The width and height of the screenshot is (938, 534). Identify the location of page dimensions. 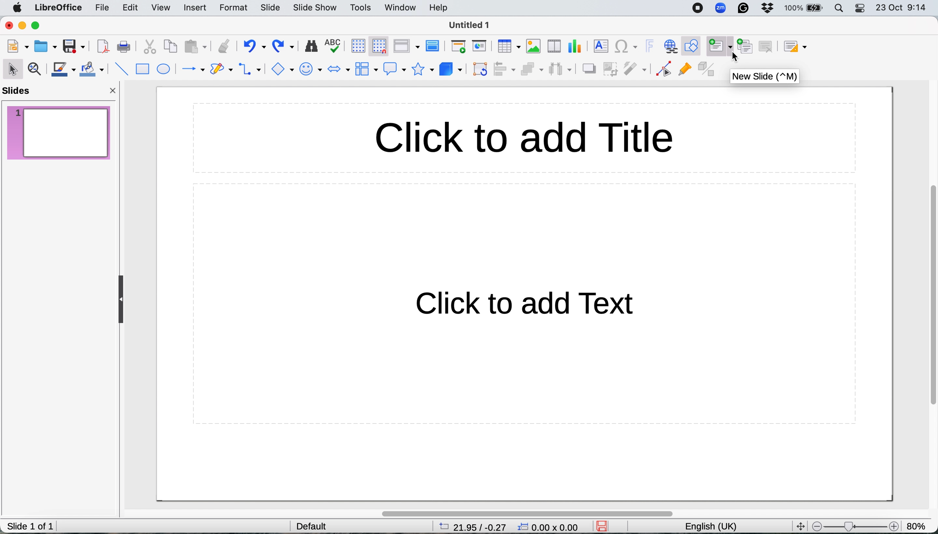
(470, 527).